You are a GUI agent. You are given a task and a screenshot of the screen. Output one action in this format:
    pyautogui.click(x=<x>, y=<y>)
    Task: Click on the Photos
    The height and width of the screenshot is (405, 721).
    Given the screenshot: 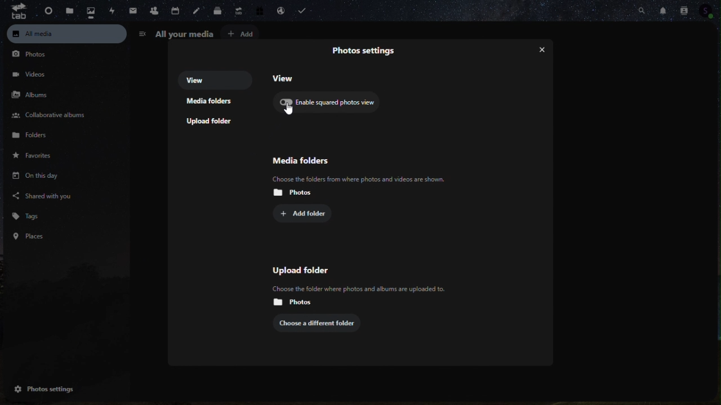 What is the action you would take?
    pyautogui.click(x=291, y=302)
    